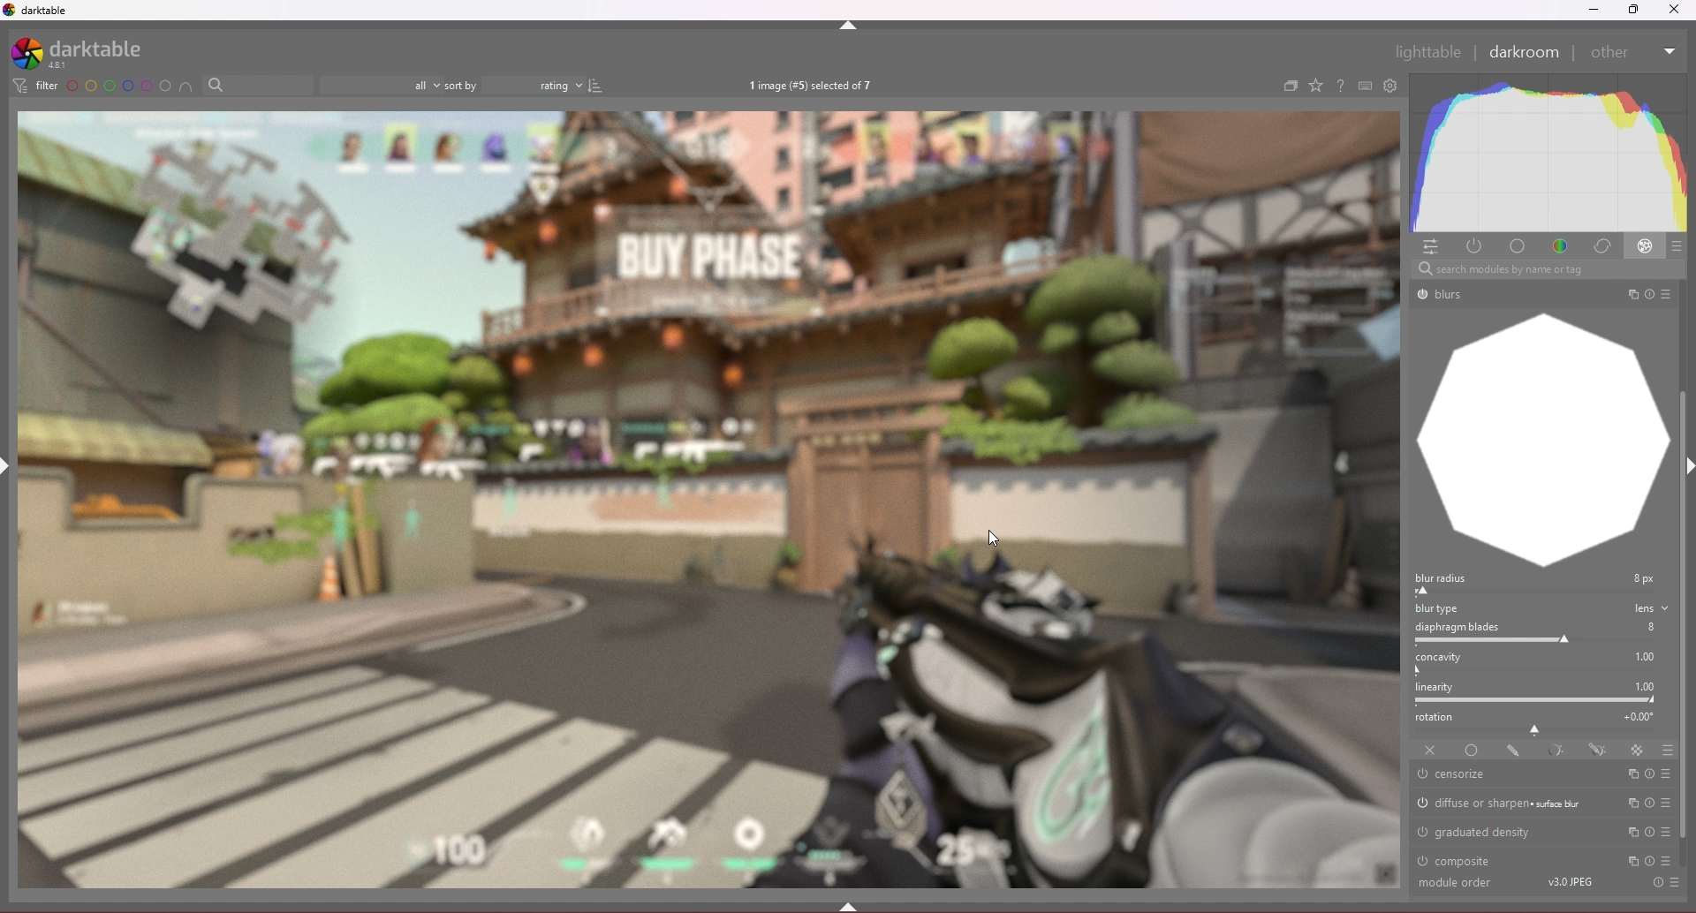 The width and height of the screenshot is (1696, 913). Describe the element at coordinates (1472, 751) in the screenshot. I see `uniformly` at that location.